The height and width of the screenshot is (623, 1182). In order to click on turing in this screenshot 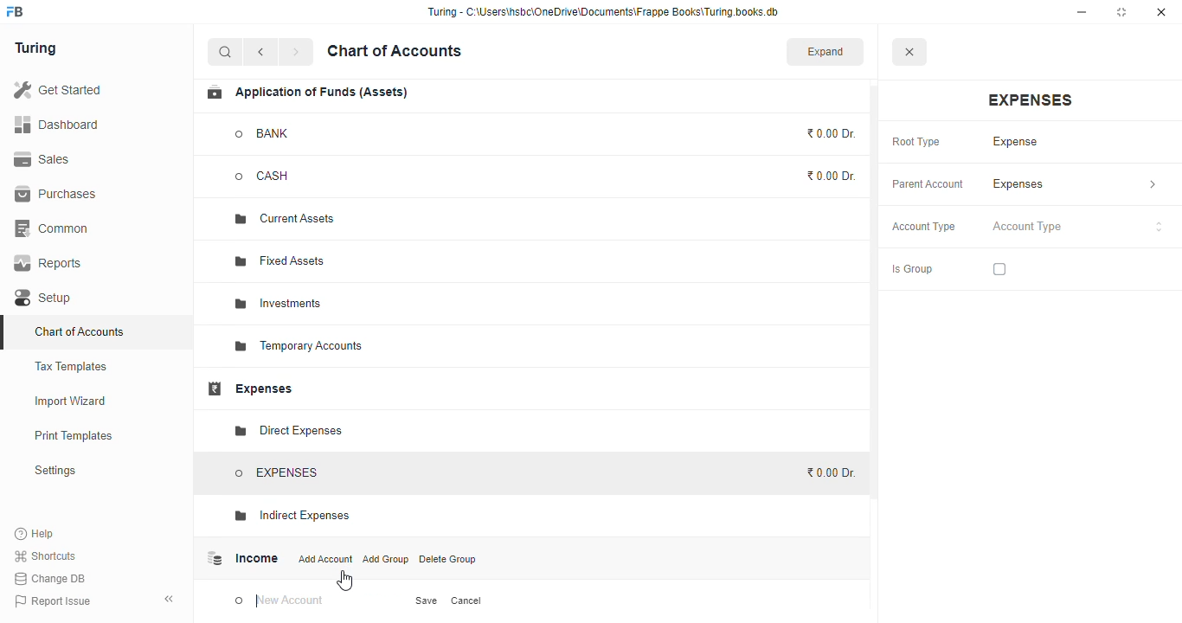, I will do `click(35, 48)`.